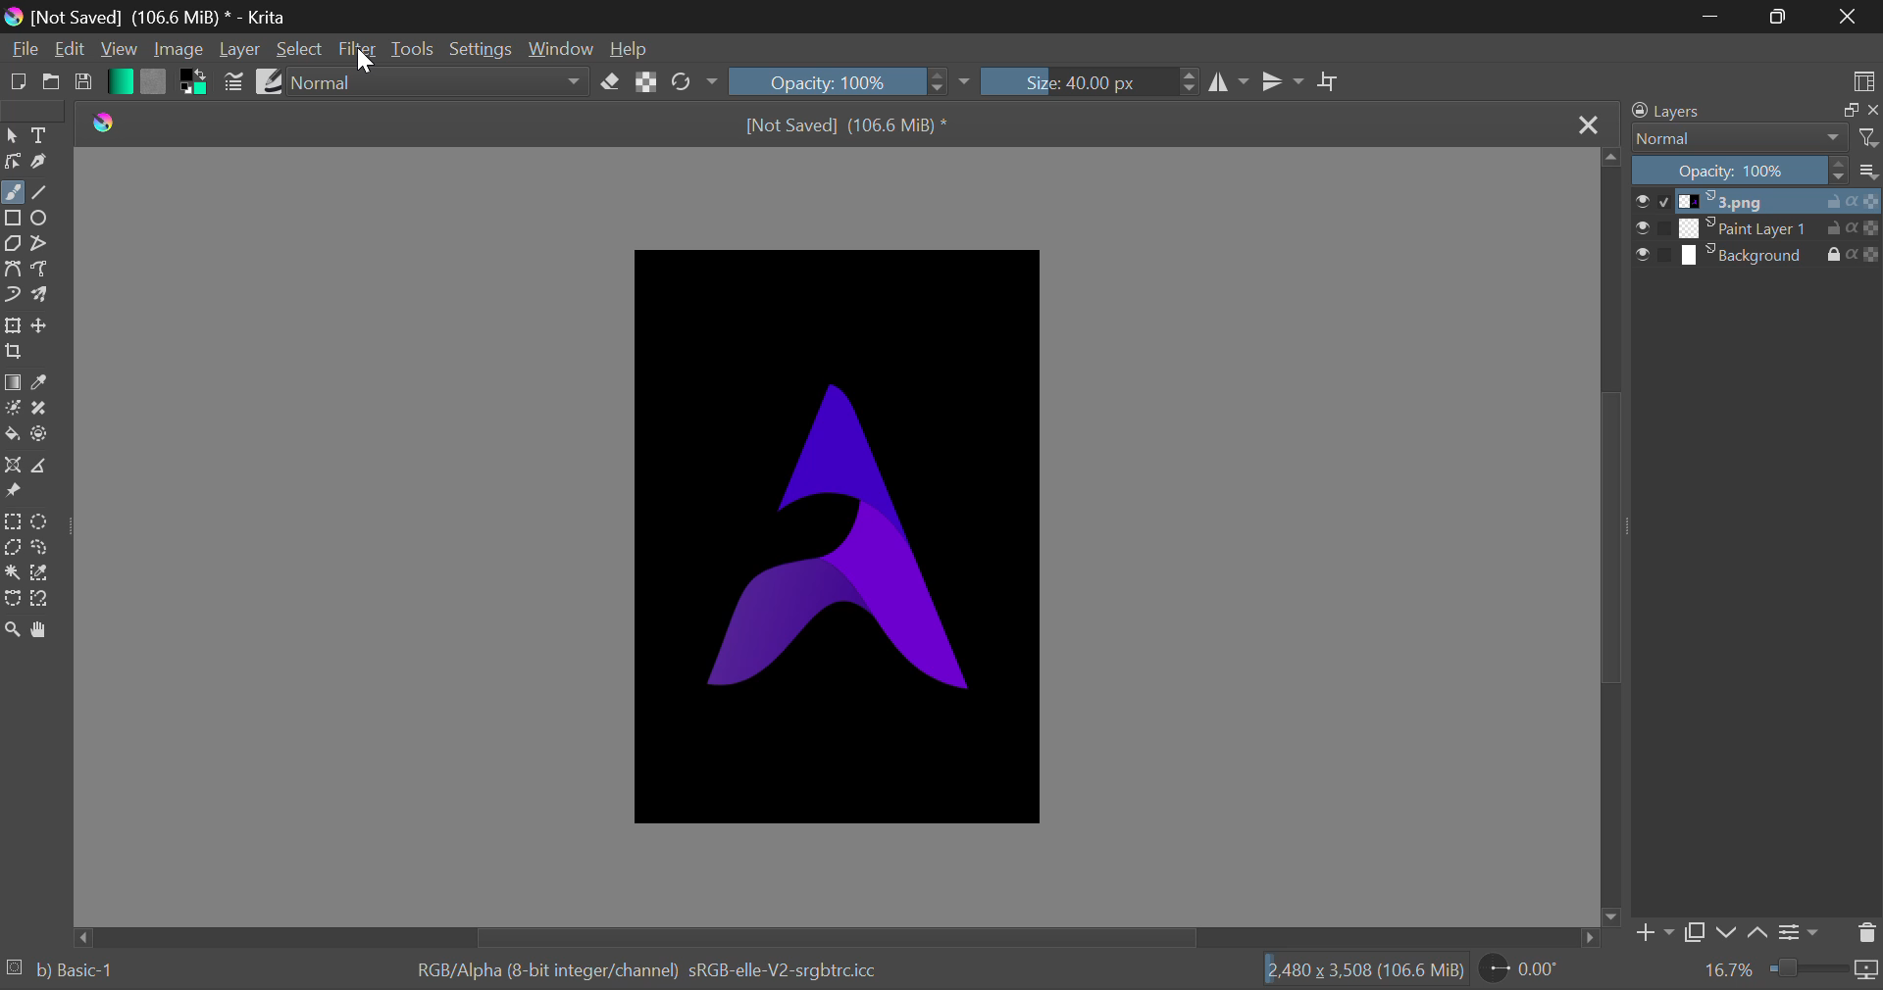 Image resolution: width=1883 pixels, height=990 pixels. Describe the element at coordinates (1757, 227) in the screenshot. I see `Paint Layer 1` at that location.